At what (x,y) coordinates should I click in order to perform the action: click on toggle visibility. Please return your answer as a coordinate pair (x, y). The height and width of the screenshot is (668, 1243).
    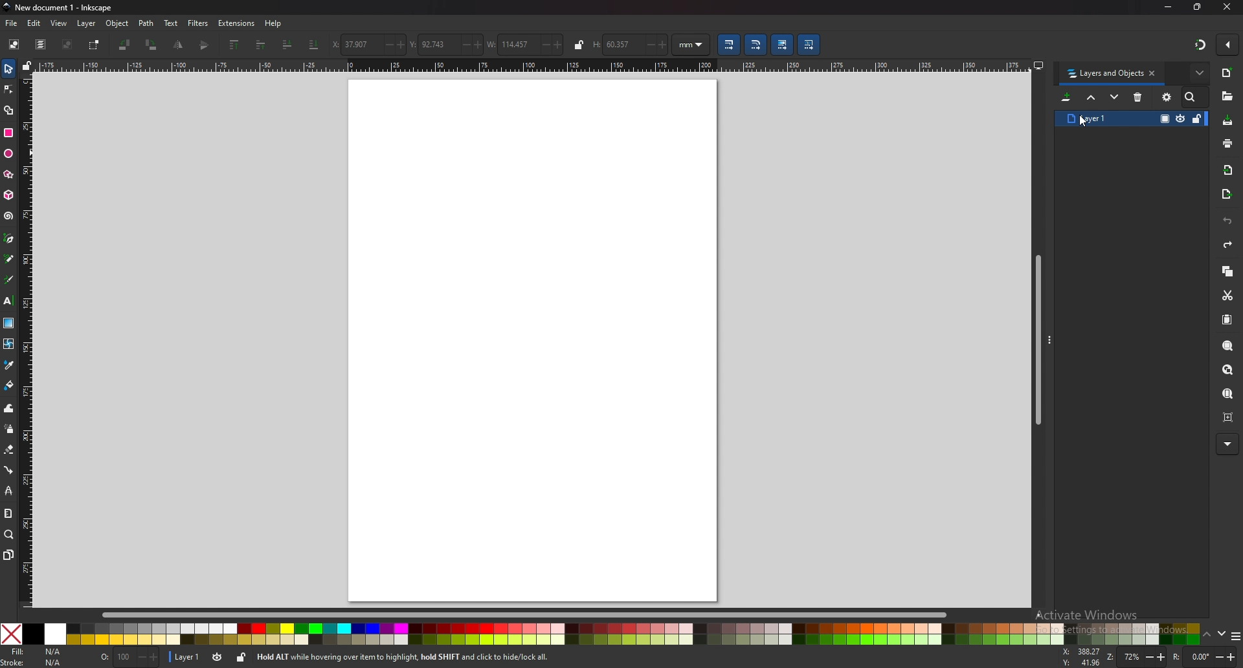
    Looking at the image, I should click on (218, 656).